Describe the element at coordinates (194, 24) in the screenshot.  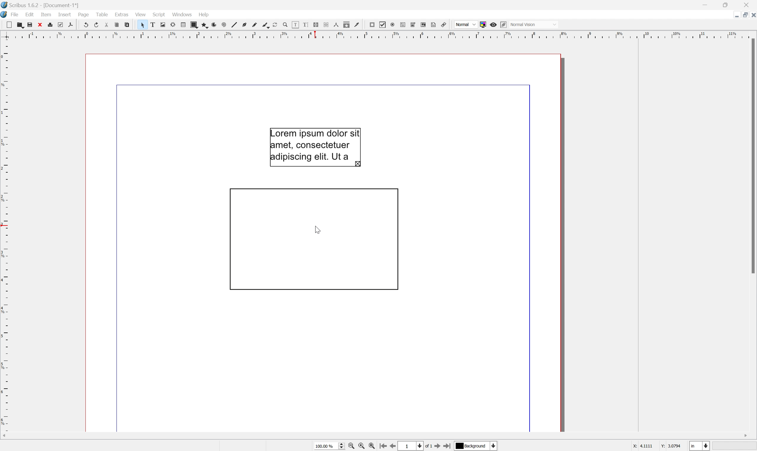
I see `Shape` at that location.